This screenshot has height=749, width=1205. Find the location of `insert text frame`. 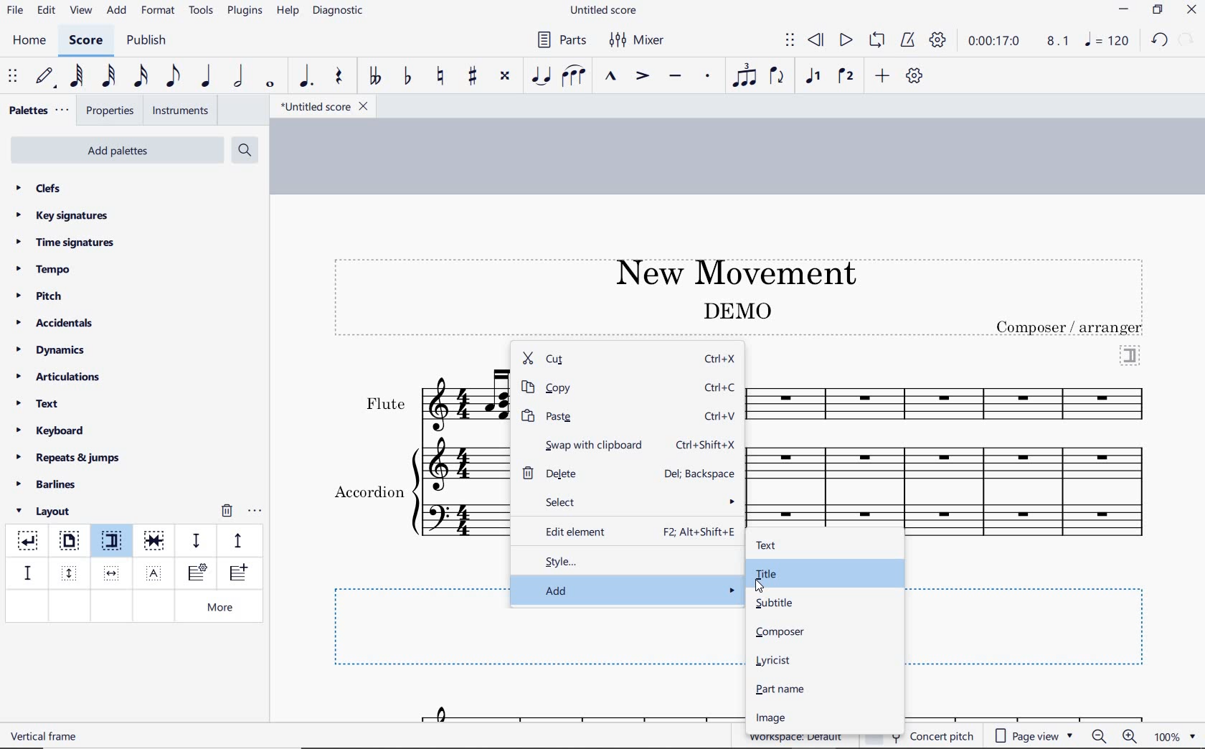

insert text frame is located at coordinates (156, 572).